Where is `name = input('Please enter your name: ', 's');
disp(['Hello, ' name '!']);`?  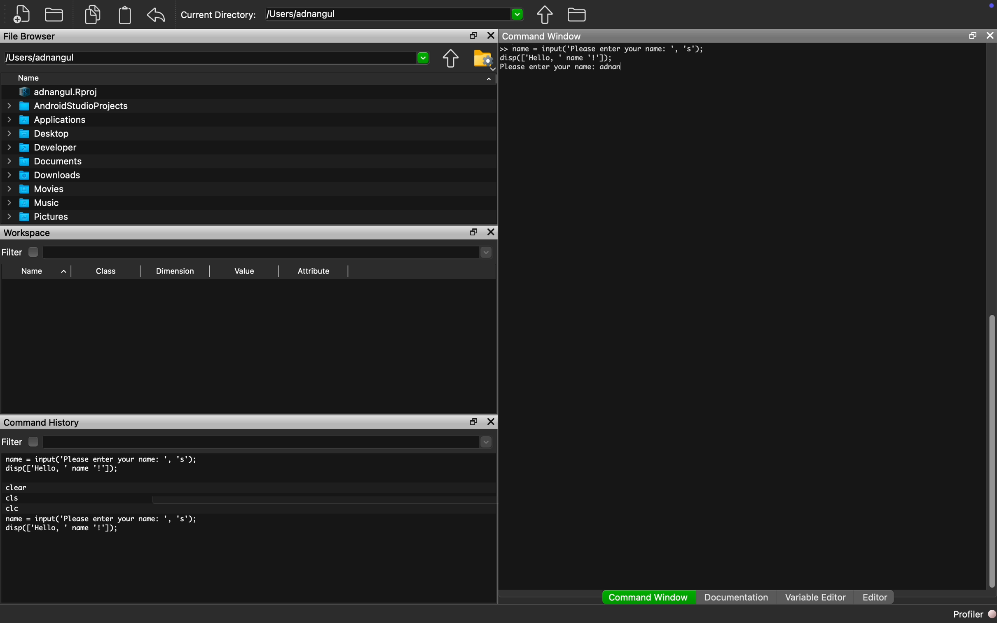
name = input('Please enter your name: ', 's');
disp(['Hello, ' name '!']); is located at coordinates (103, 464).